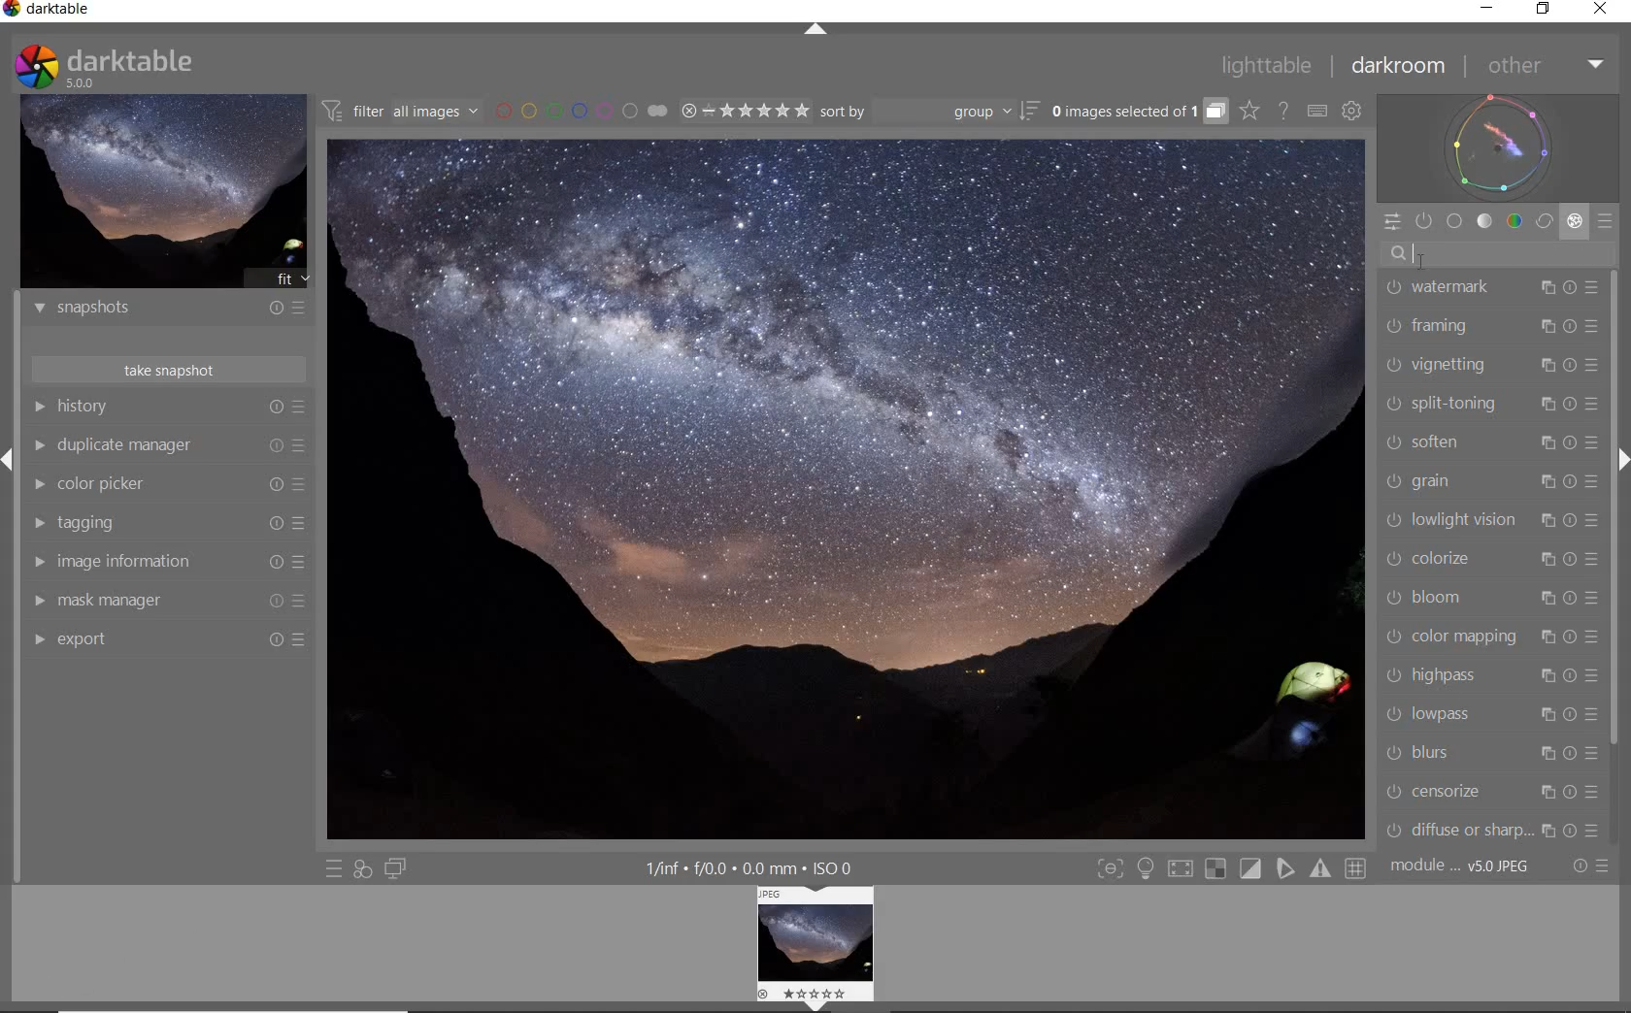 The image size is (1631, 1013). Describe the element at coordinates (1290, 871) in the screenshot. I see `toggle softproofing` at that location.